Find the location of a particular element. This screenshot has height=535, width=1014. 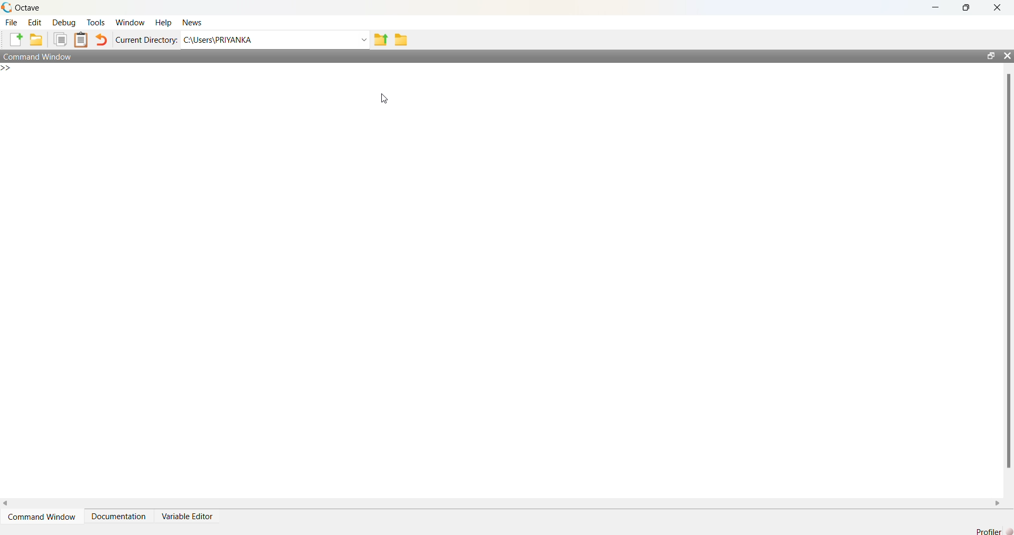

Undo is located at coordinates (101, 39).